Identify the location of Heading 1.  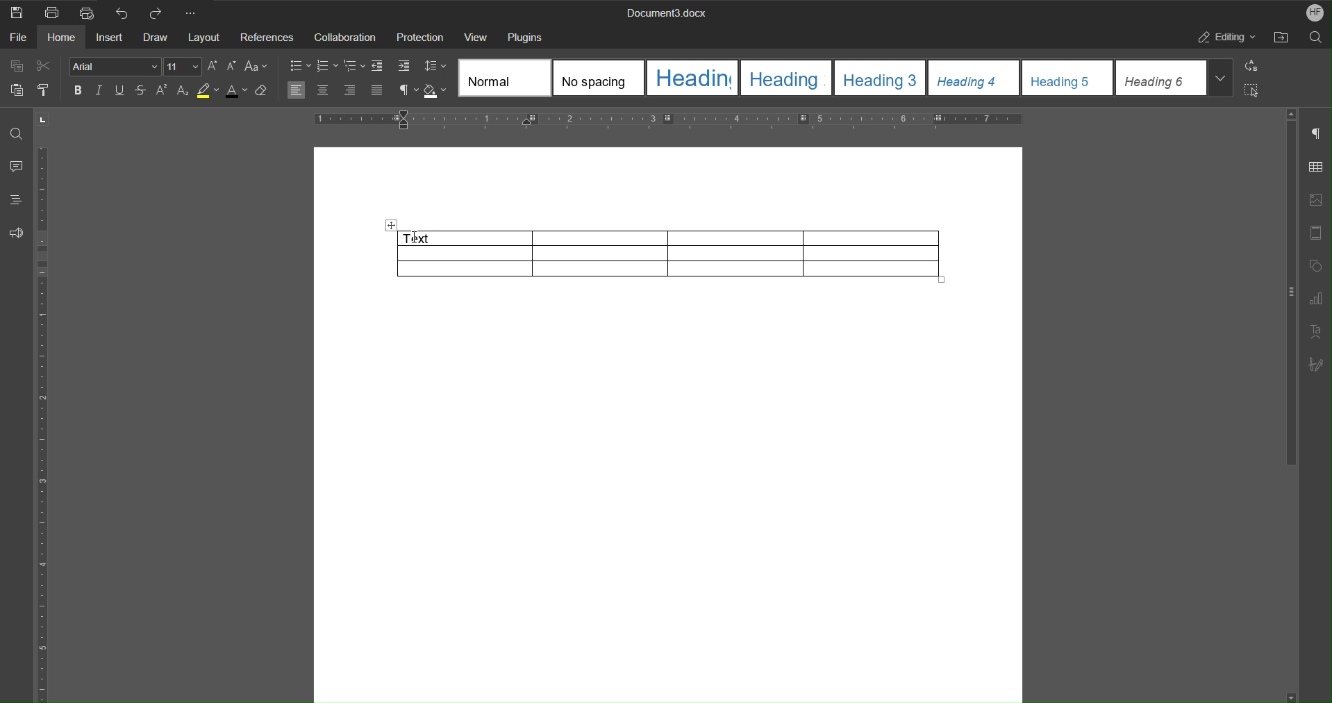
(694, 78).